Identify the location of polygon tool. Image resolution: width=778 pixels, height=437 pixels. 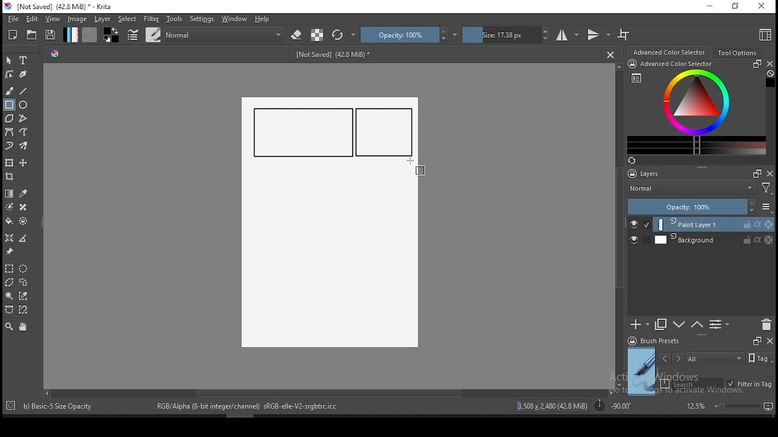
(9, 118).